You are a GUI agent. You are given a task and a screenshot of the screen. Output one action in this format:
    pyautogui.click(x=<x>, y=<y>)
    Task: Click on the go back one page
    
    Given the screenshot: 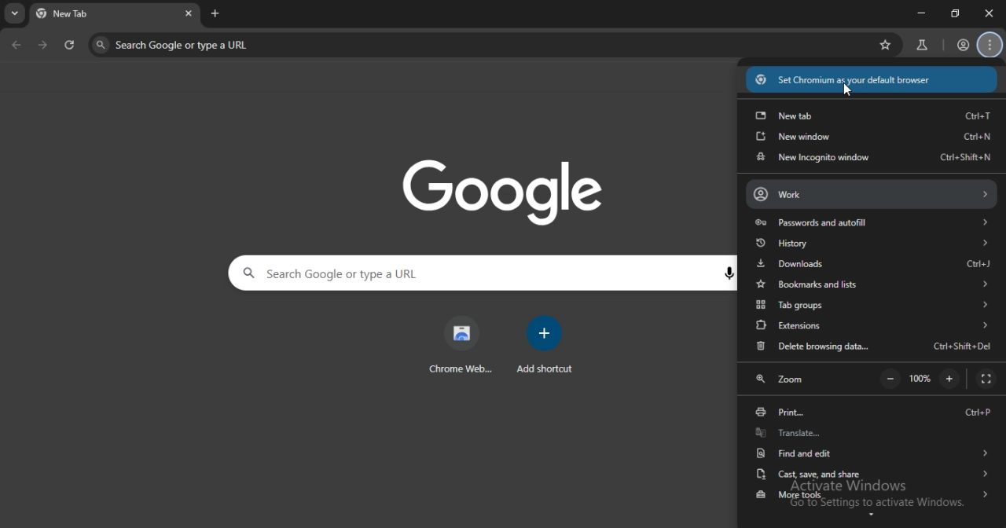 What is the action you would take?
    pyautogui.click(x=17, y=44)
    